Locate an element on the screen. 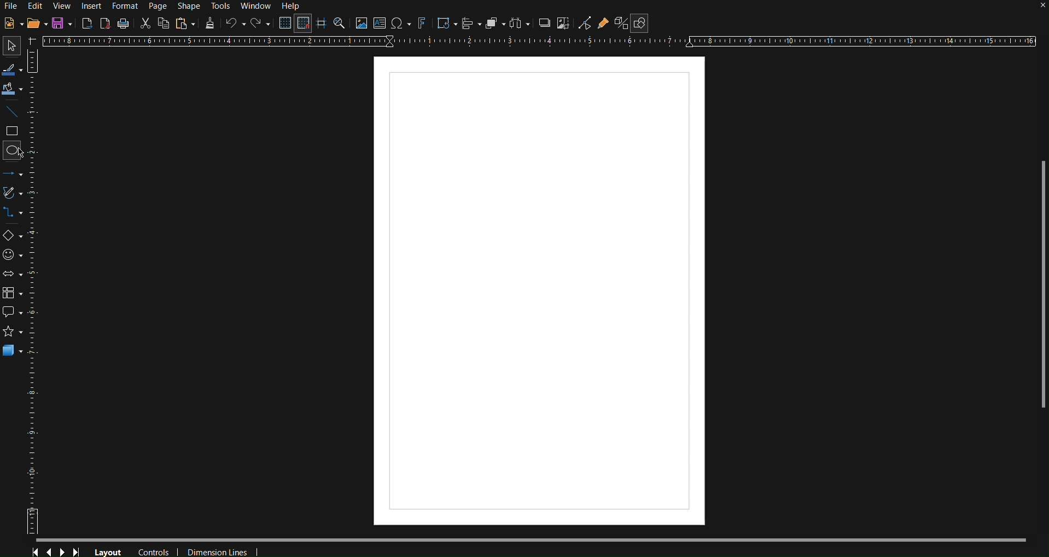  Open is located at coordinates (37, 25).